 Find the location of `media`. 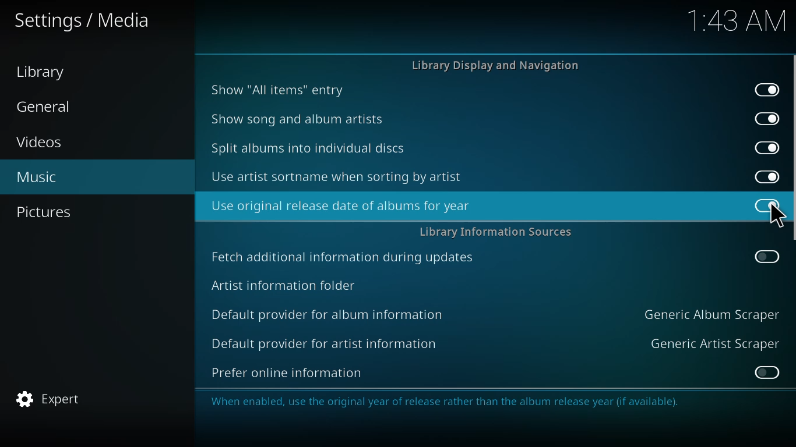

media is located at coordinates (82, 20).